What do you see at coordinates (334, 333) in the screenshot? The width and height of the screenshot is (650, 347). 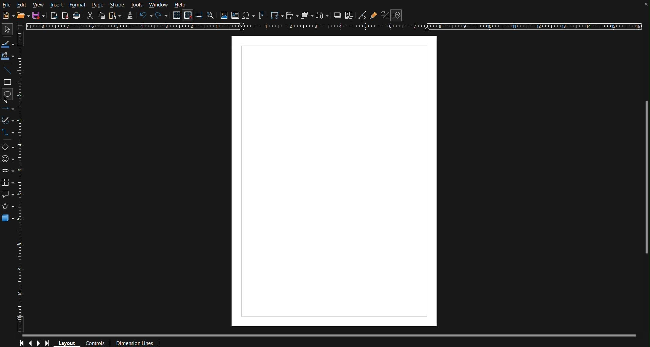 I see `Scrollbar` at bounding box center [334, 333].